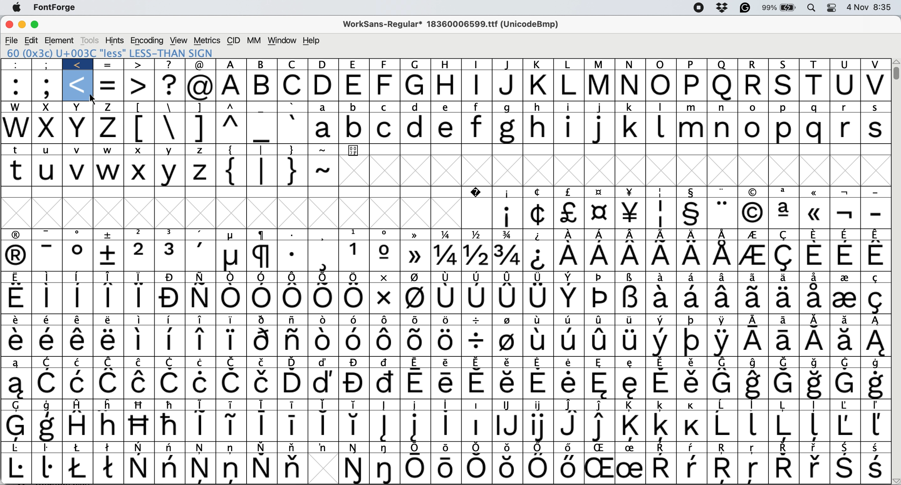  I want to click on Symbol, so click(355, 277).